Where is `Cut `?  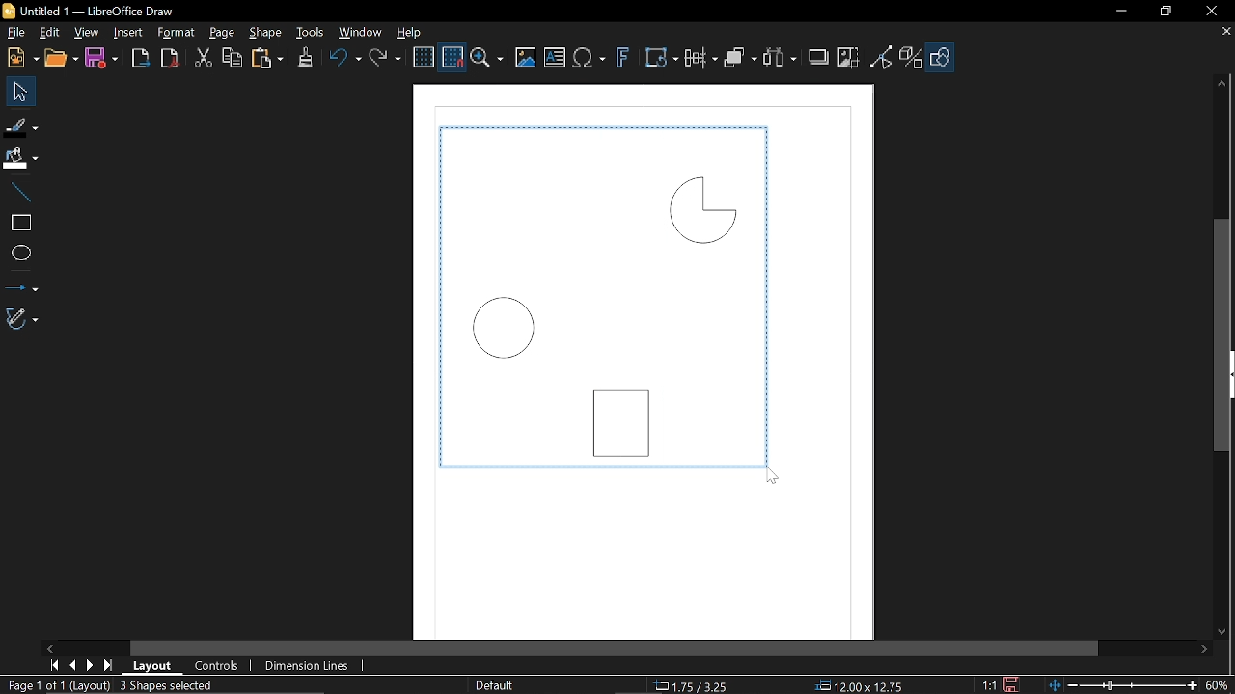 Cut  is located at coordinates (203, 58).